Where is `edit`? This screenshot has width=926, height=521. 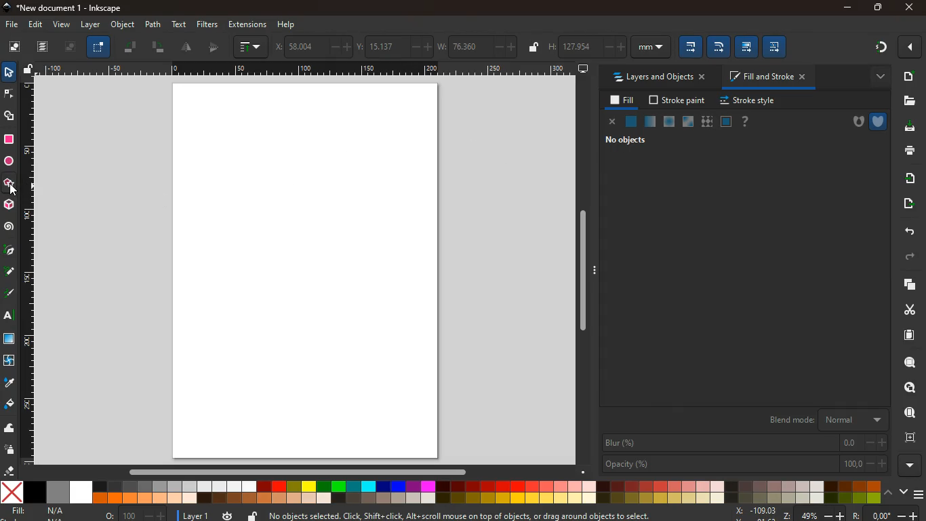
edit is located at coordinates (777, 47).